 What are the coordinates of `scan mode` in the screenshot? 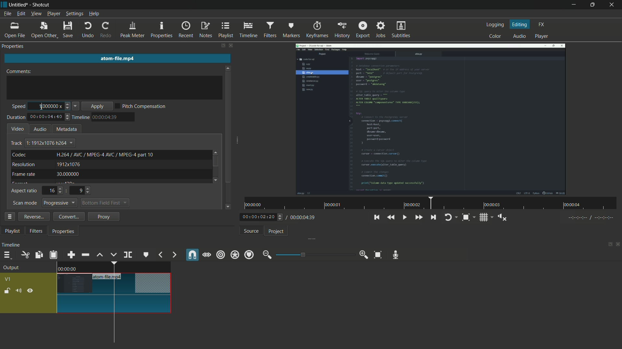 It's located at (25, 203).